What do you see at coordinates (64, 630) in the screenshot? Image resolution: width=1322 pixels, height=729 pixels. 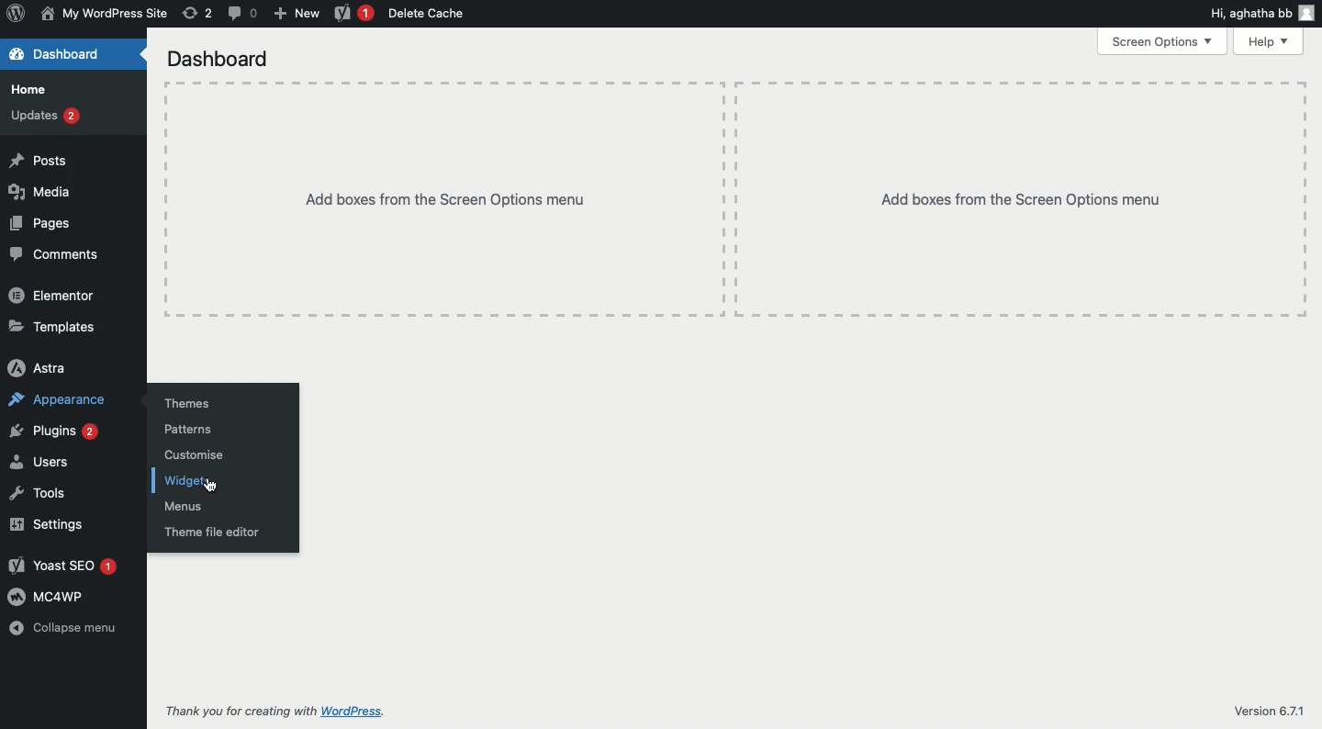 I see `Collapse menu` at bounding box center [64, 630].